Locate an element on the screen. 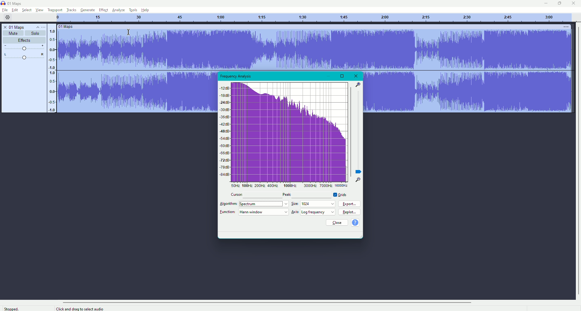 Image resolution: width=581 pixels, height=311 pixels. Restore is located at coordinates (342, 76).